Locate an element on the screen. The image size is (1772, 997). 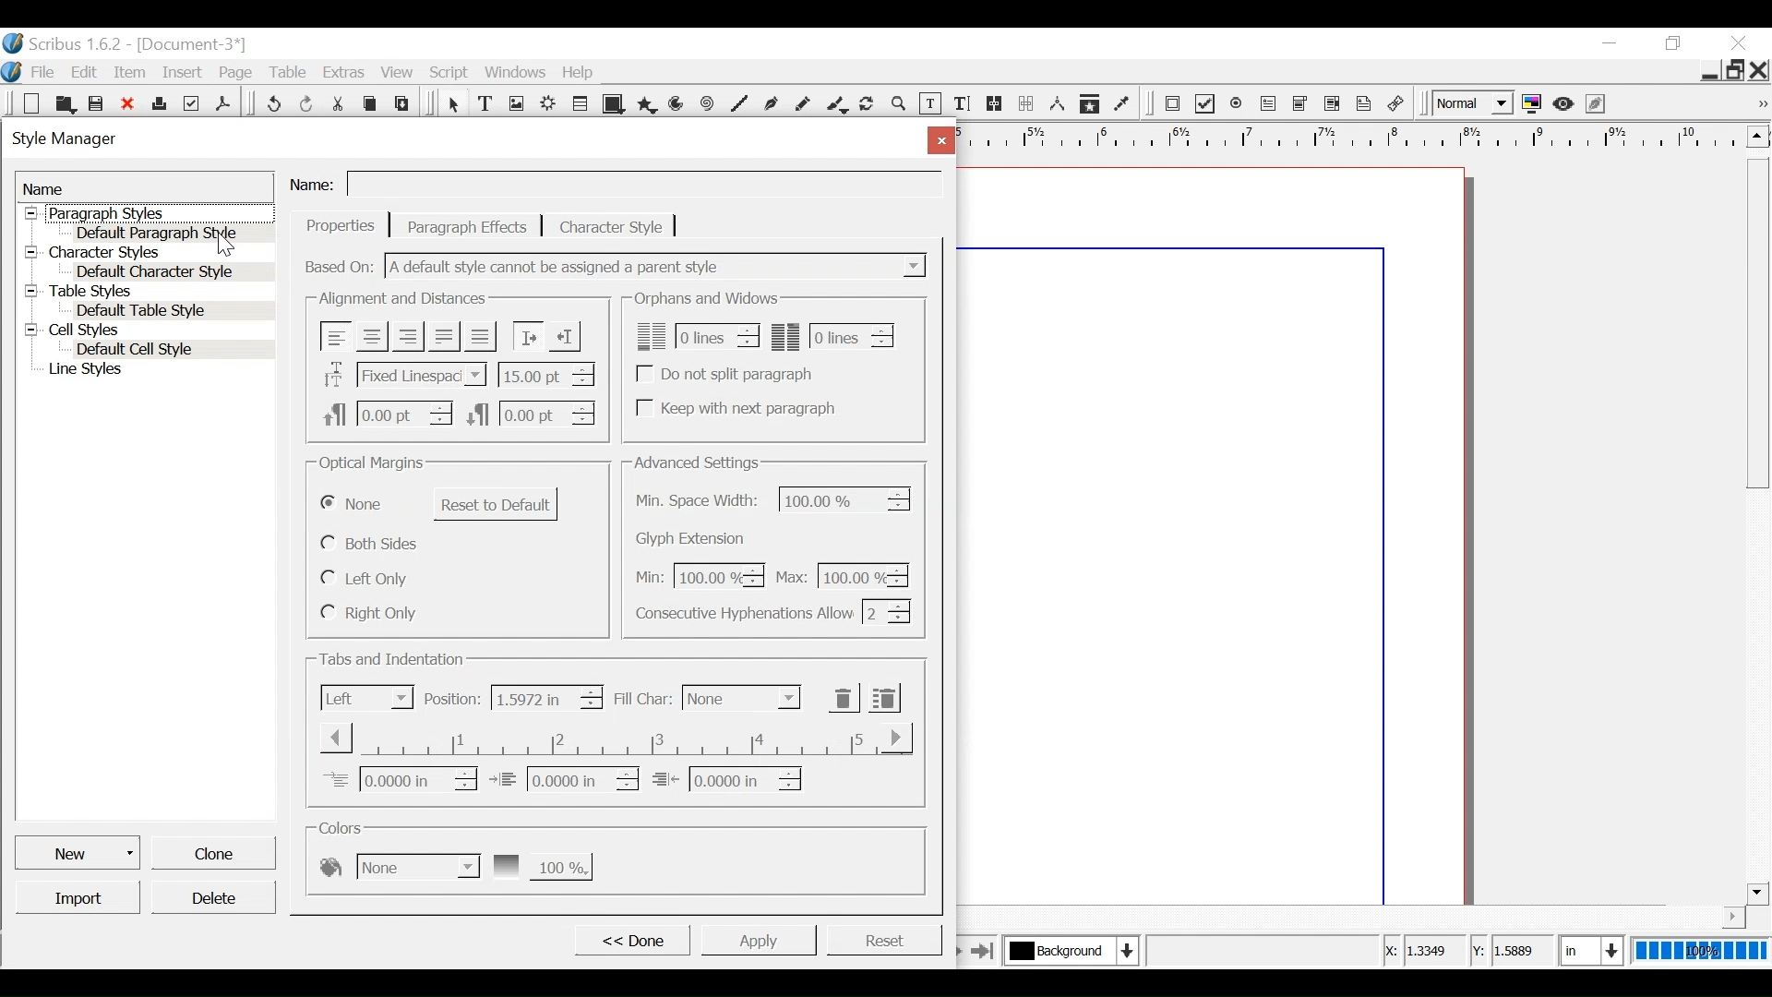
Position is located at coordinates (453, 699).